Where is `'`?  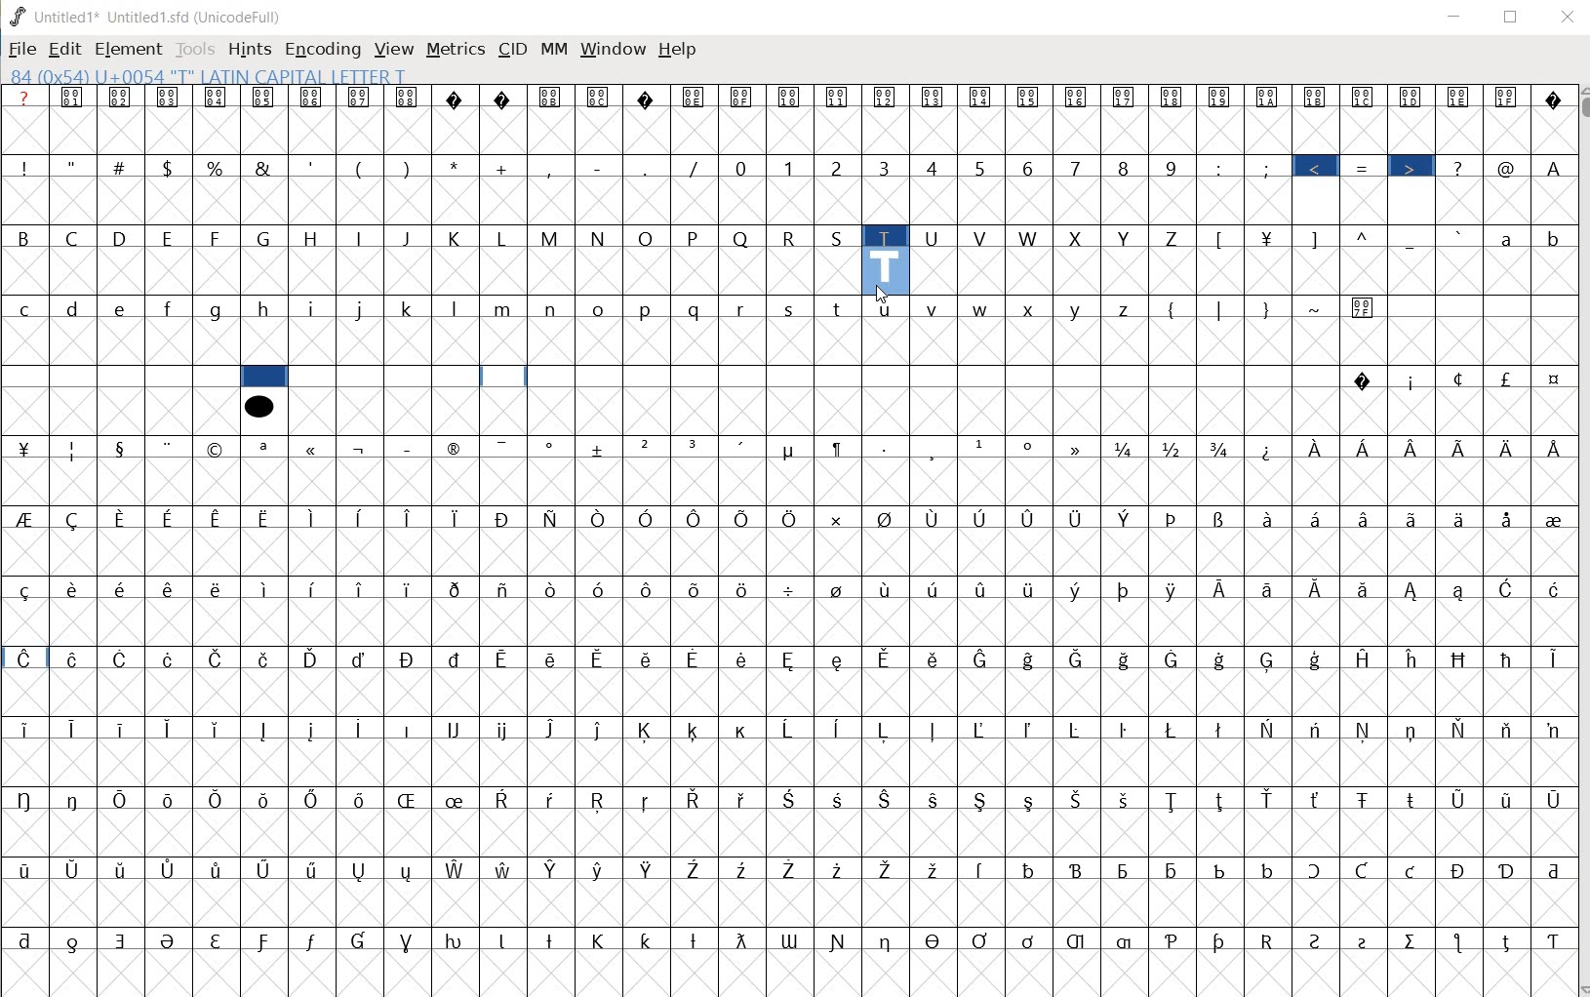 ' is located at coordinates (310, 167).